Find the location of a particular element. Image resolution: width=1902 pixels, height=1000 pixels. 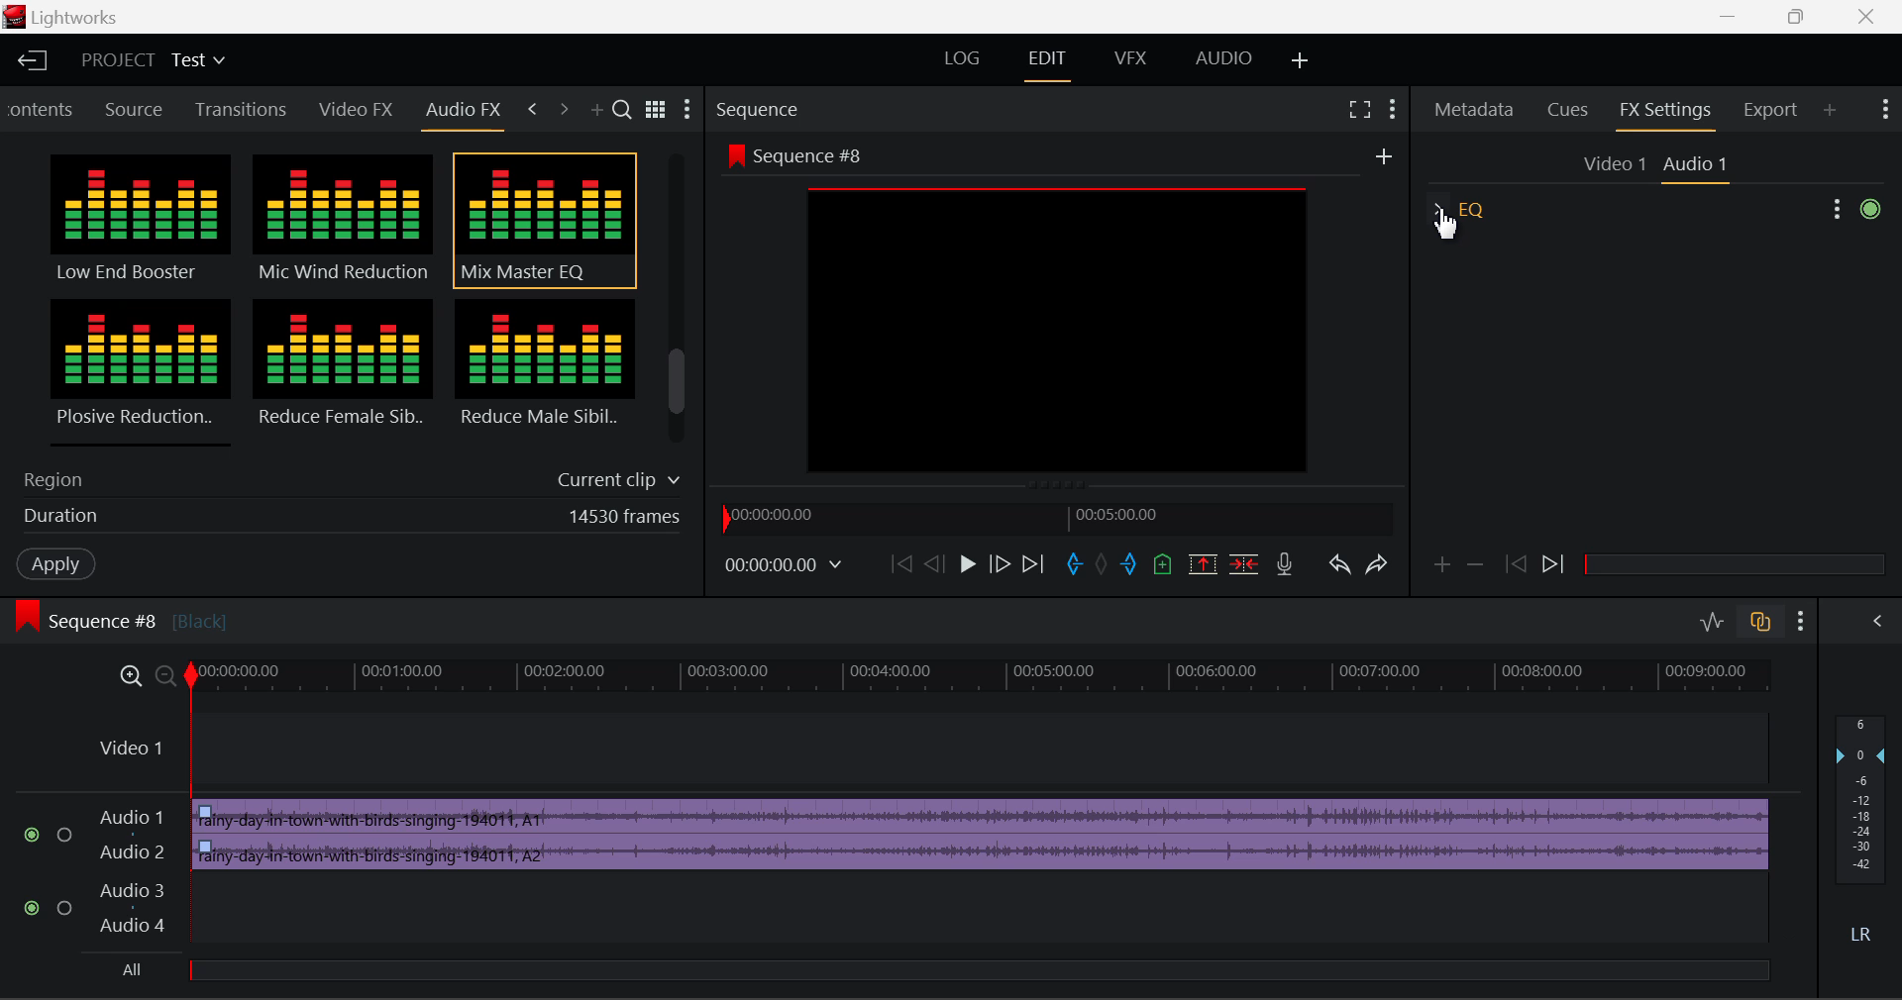

Back to Homepage is located at coordinates (31, 60).